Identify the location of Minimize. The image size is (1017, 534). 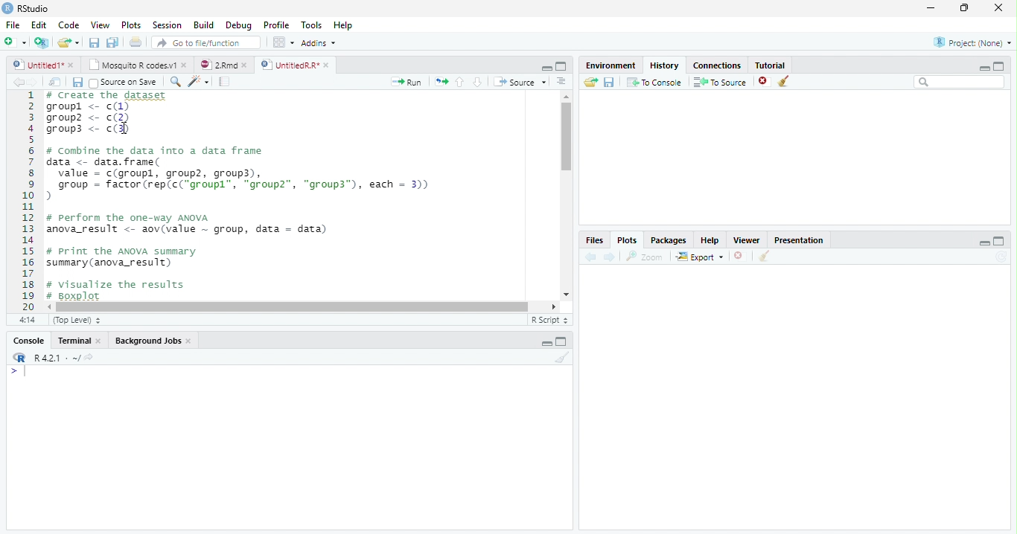
(544, 67).